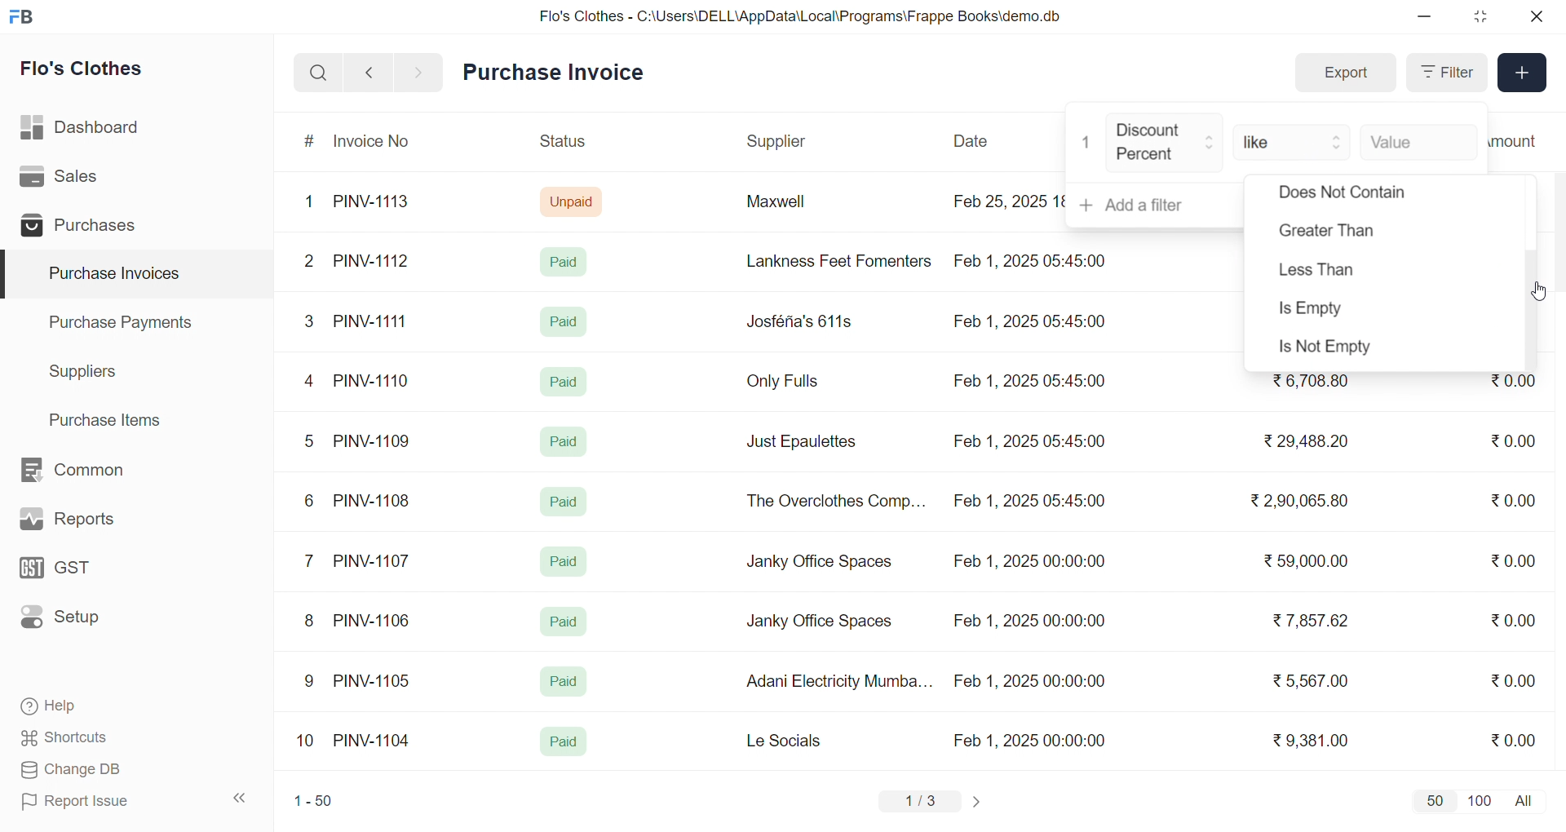  I want to click on + Add a filter, so click(1156, 206).